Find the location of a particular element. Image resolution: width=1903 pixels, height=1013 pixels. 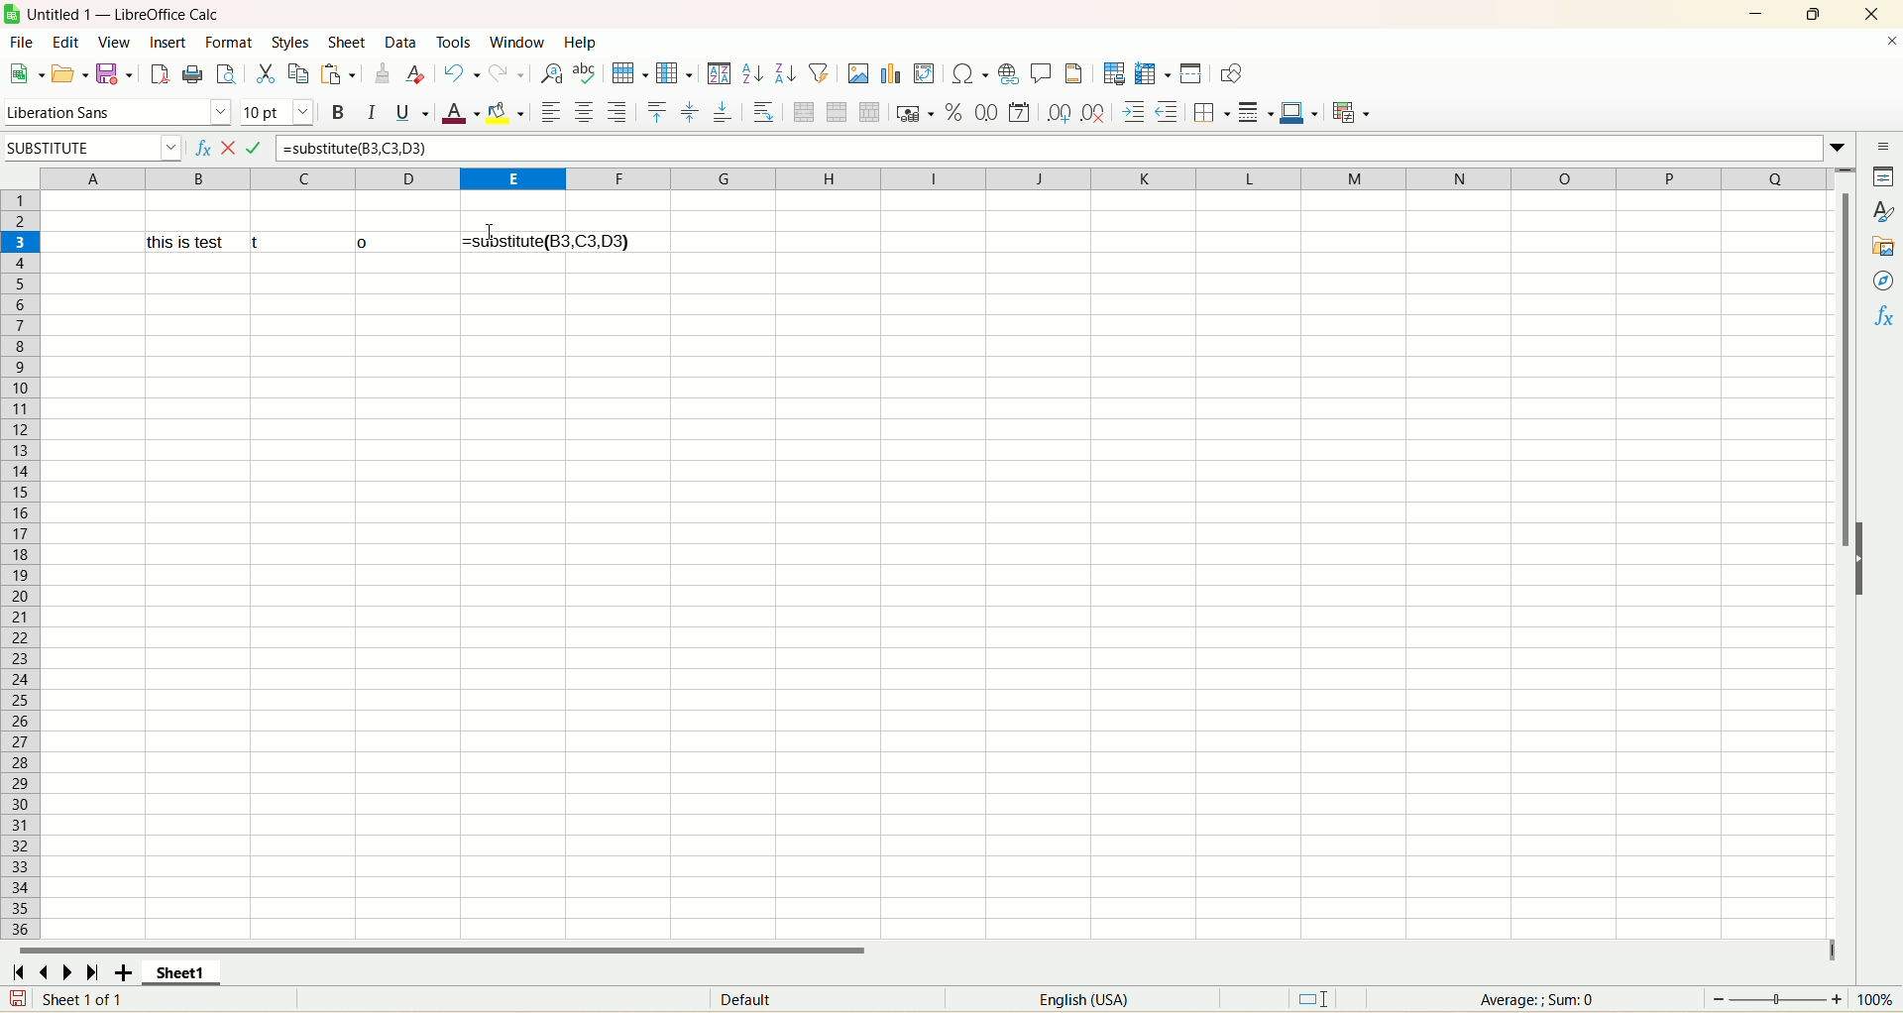

merge cells is located at coordinates (838, 114).